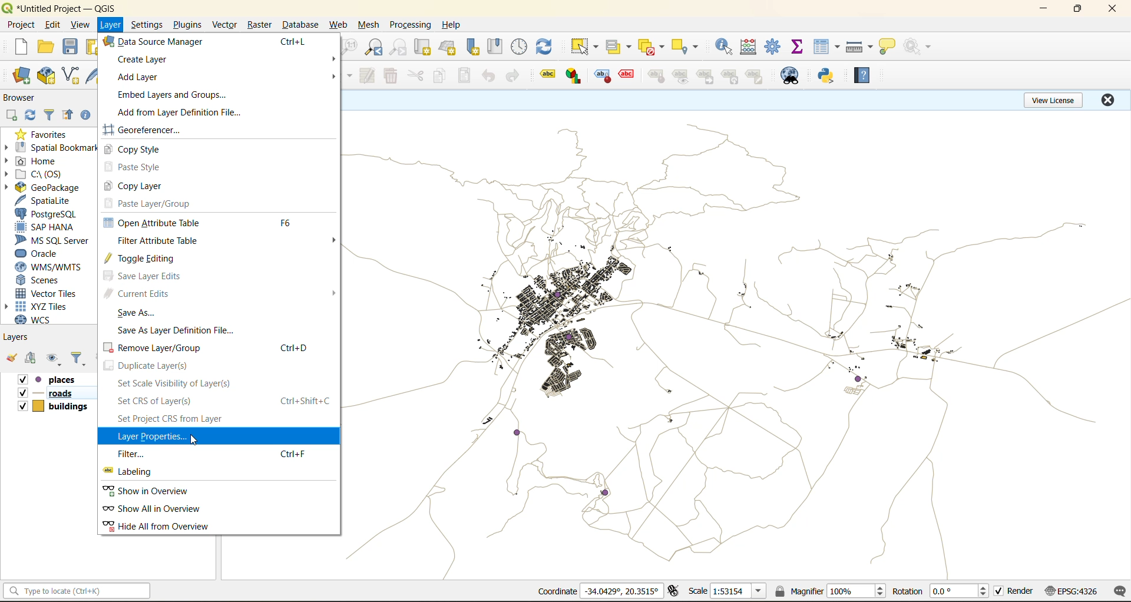  Describe the element at coordinates (69, 117) in the screenshot. I see `collapse all` at that location.